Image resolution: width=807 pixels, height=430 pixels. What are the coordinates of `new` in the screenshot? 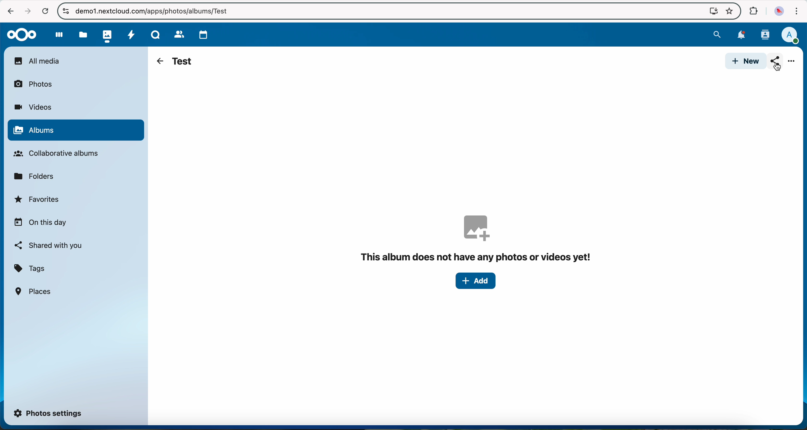 It's located at (744, 61).